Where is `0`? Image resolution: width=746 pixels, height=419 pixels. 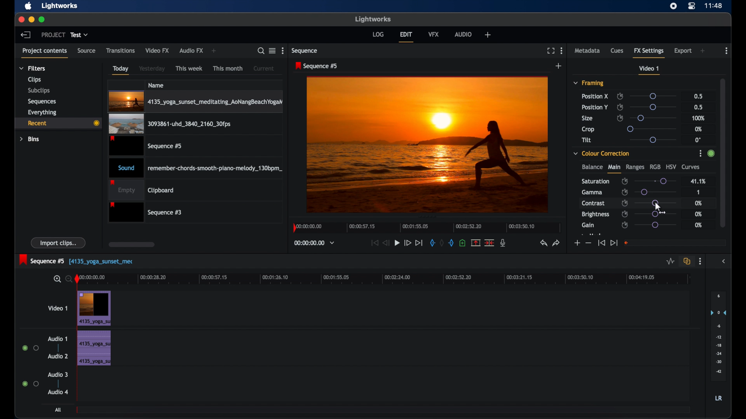 0 is located at coordinates (698, 140).